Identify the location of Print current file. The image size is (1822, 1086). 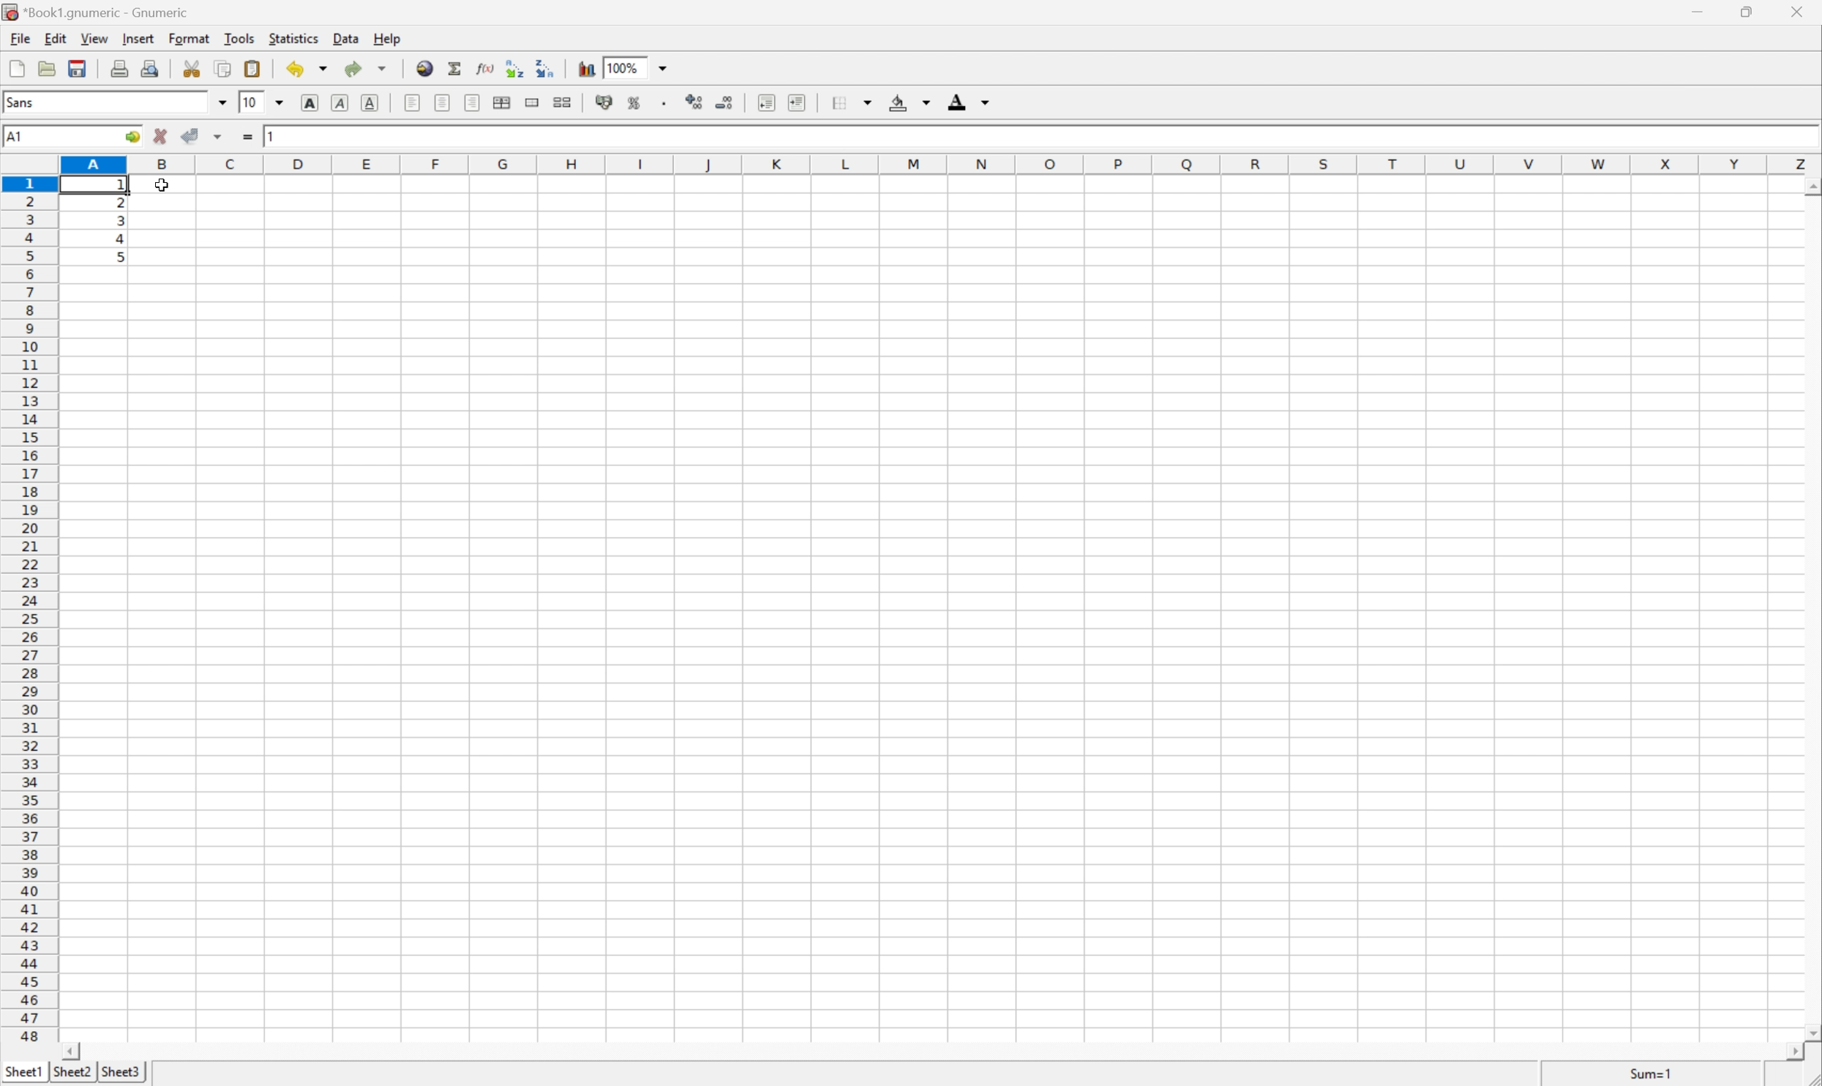
(119, 67).